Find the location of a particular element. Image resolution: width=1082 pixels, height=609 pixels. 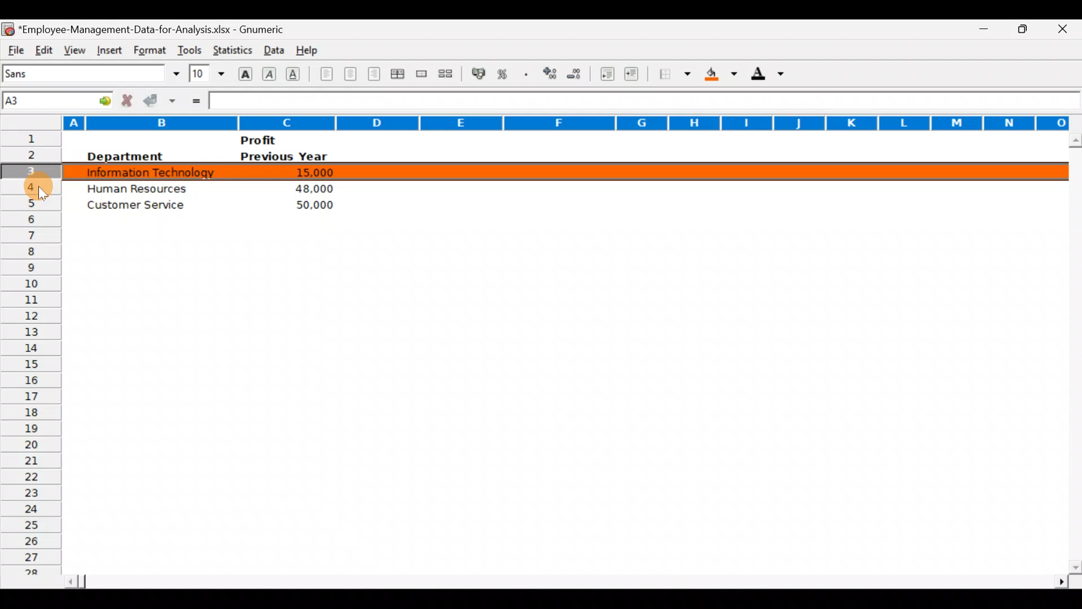

Minimize is located at coordinates (977, 29).